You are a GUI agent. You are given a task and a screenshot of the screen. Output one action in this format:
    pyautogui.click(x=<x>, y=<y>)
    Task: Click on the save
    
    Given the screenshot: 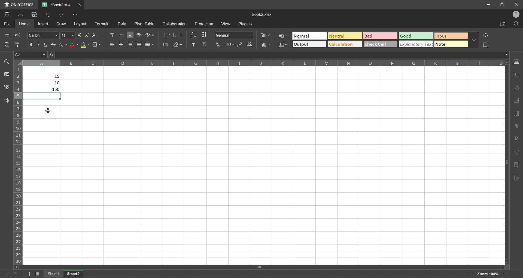 What is the action you would take?
    pyautogui.click(x=7, y=13)
    